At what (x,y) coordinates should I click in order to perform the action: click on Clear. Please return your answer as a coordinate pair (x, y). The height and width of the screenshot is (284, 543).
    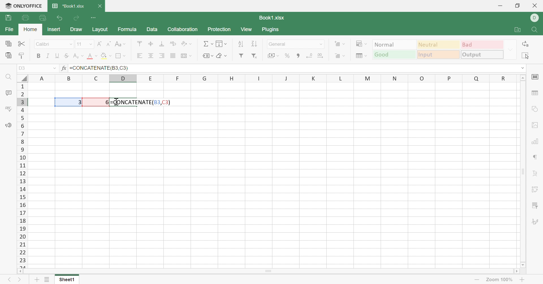
    Looking at the image, I should click on (222, 55).